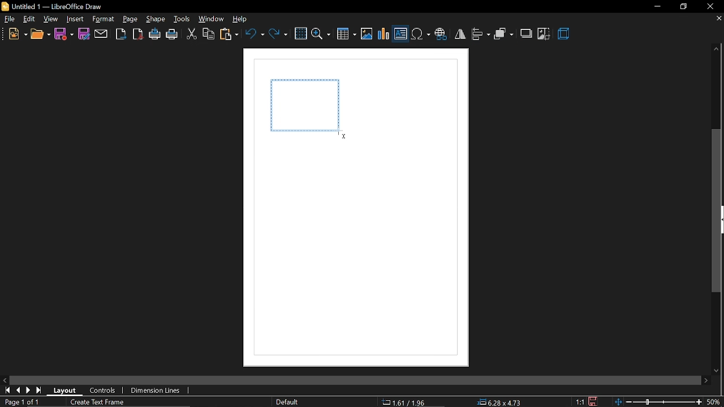  I want to click on file, so click(10, 20).